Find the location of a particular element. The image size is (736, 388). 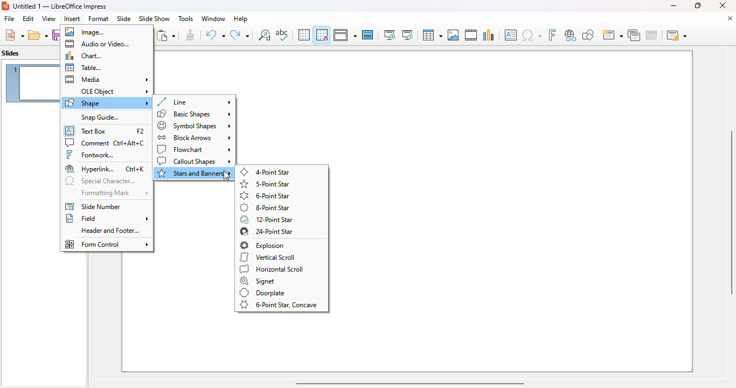

insert audio or video is located at coordinates (471, 34).